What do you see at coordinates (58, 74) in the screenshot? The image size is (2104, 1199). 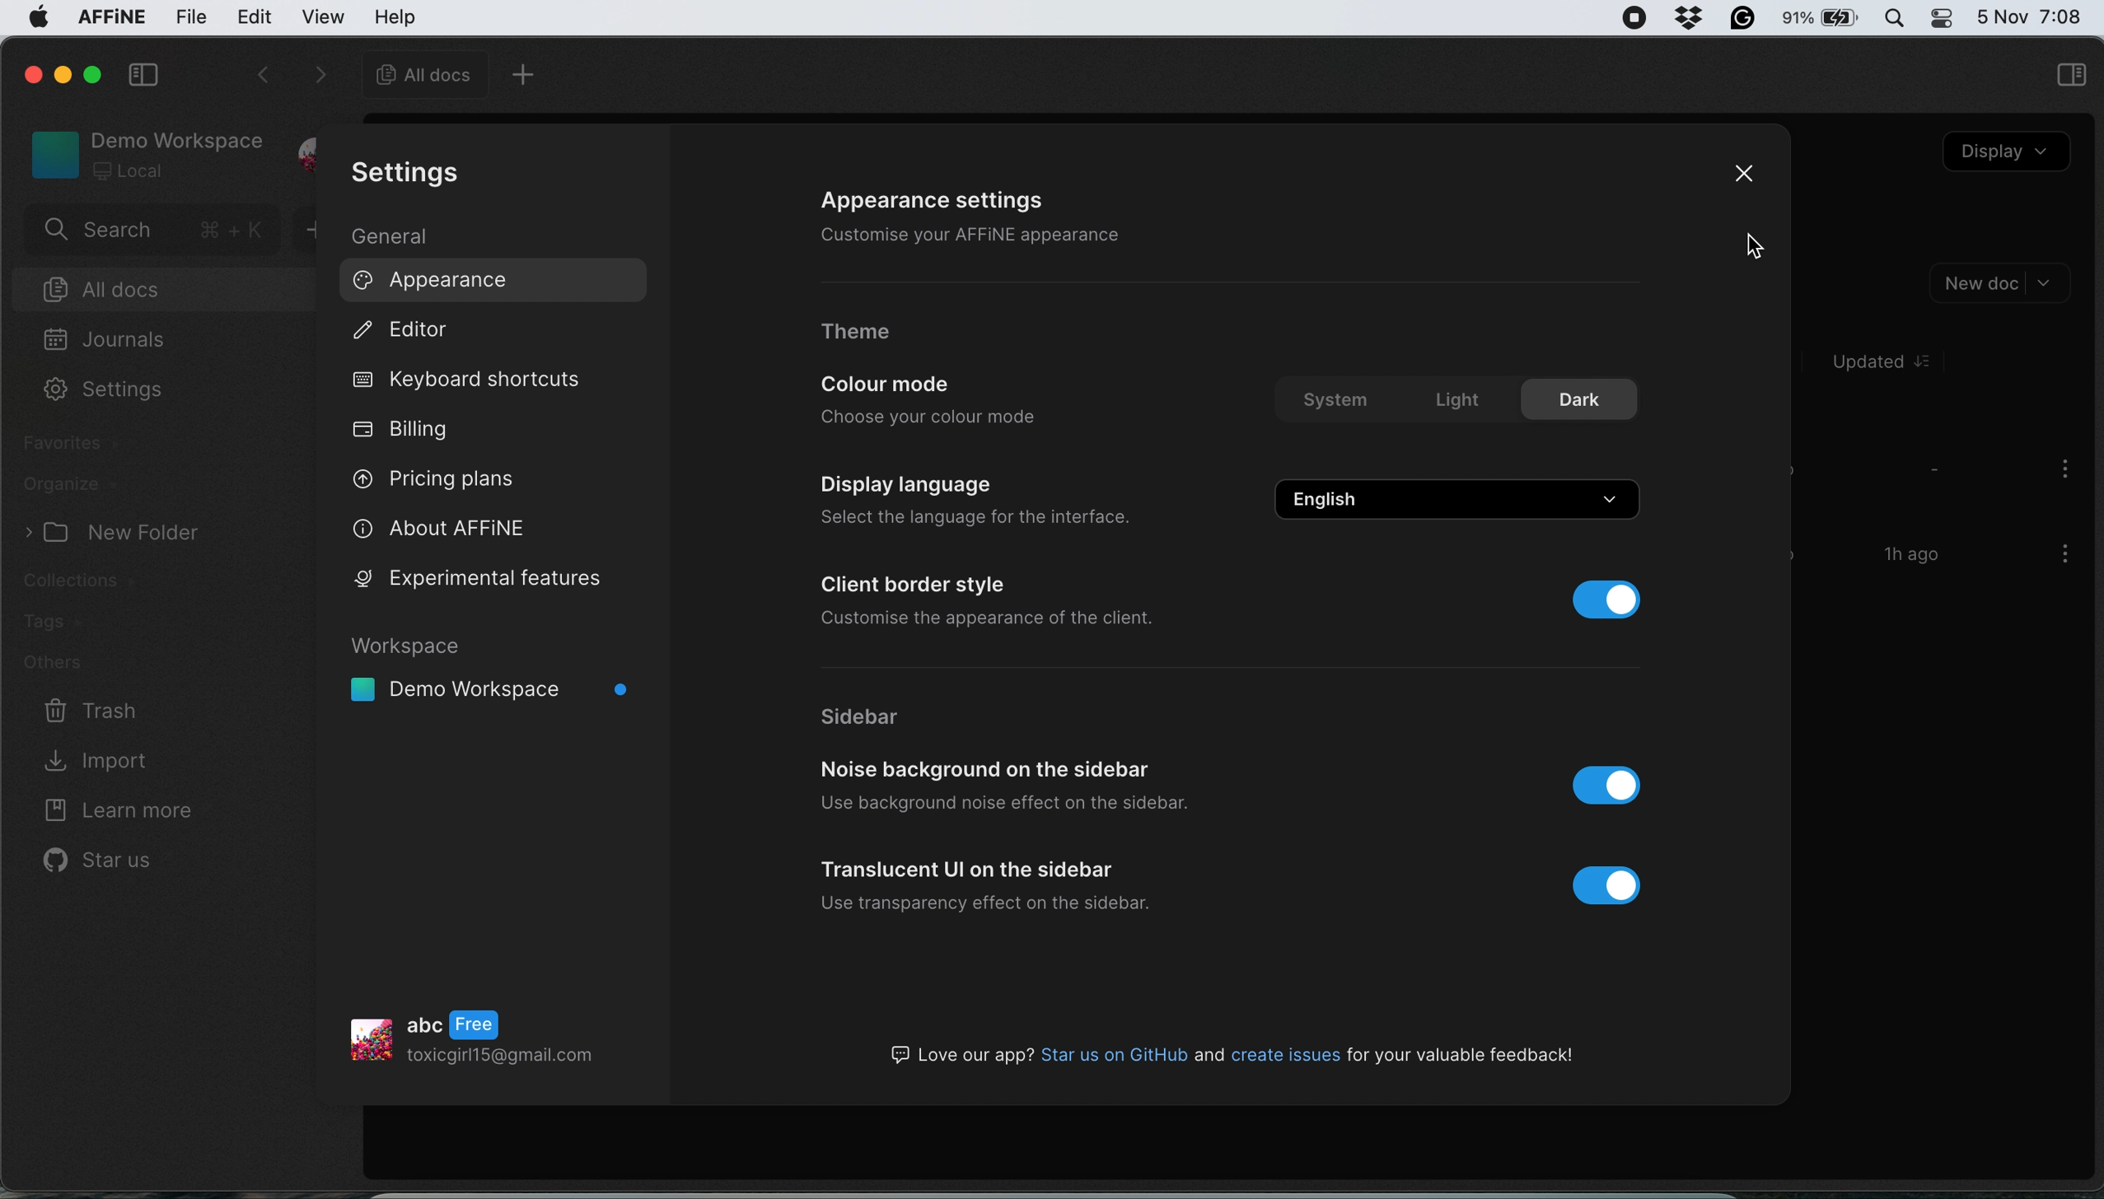 I see `minimise` at bounding box center [58, 74].